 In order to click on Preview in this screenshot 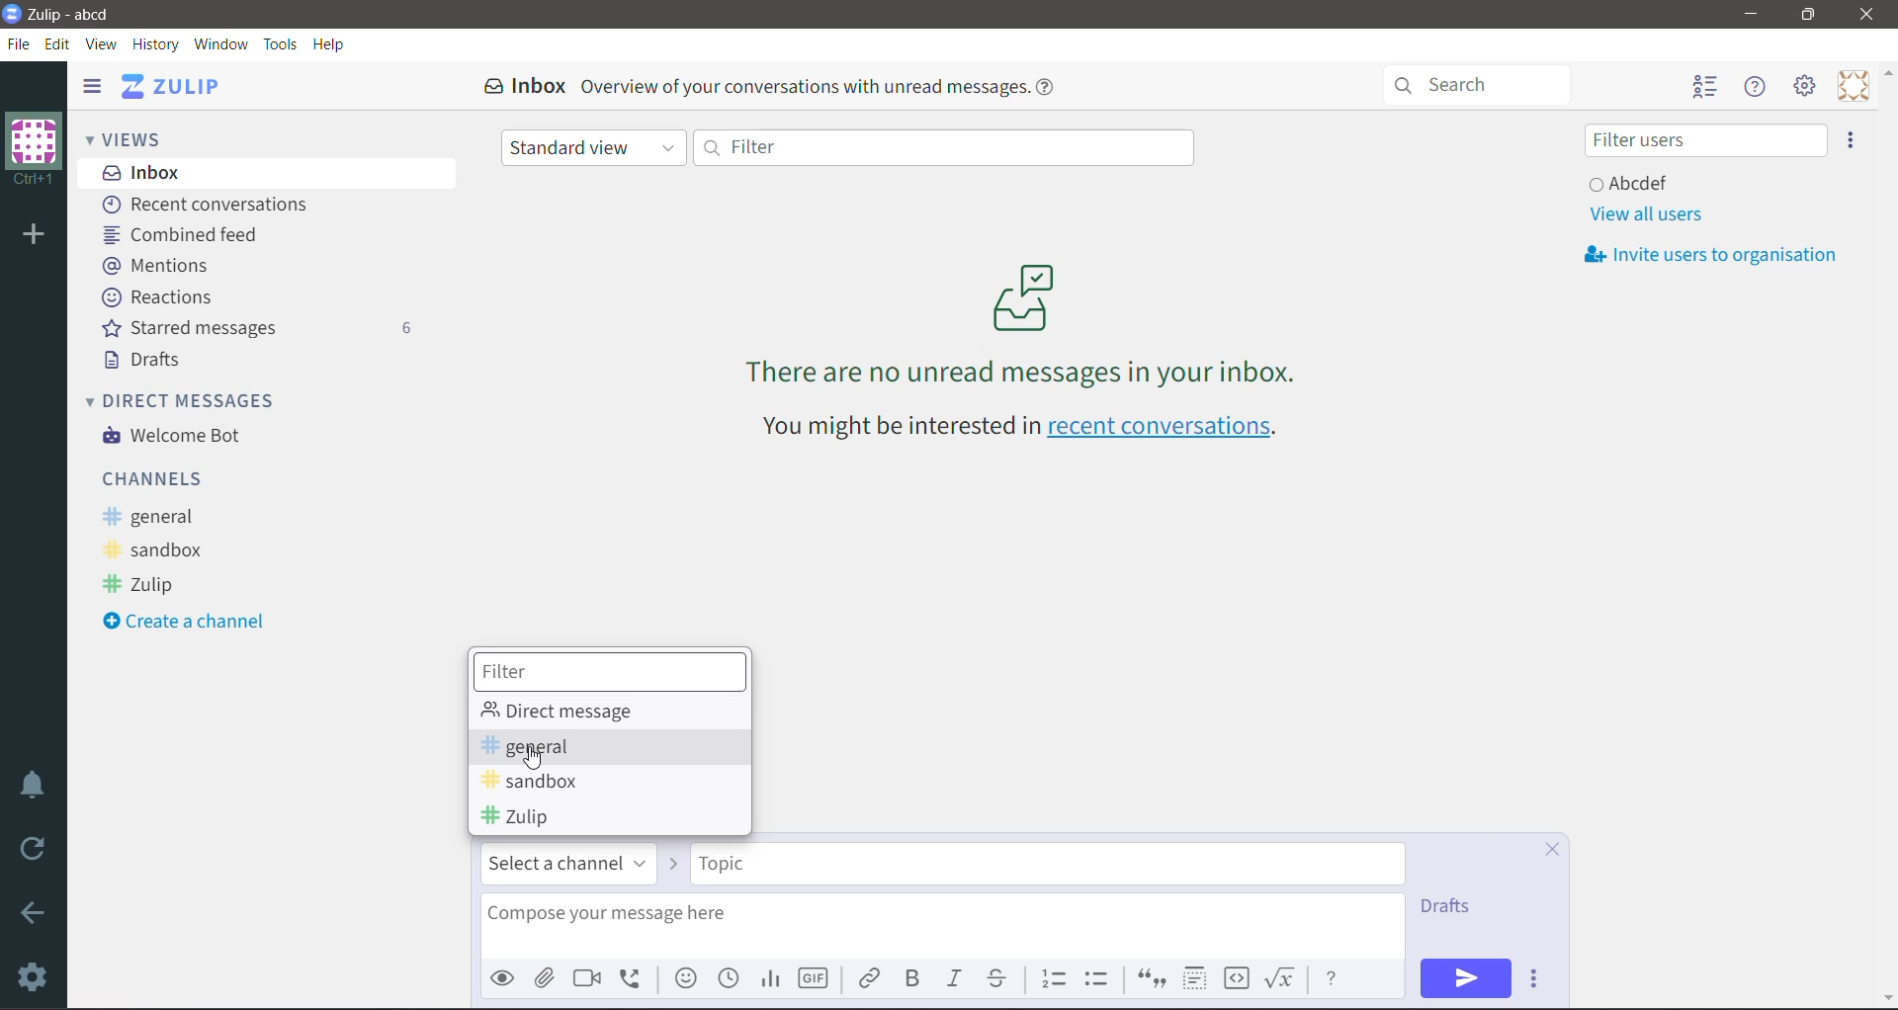, I will do `click(503, 977)`.